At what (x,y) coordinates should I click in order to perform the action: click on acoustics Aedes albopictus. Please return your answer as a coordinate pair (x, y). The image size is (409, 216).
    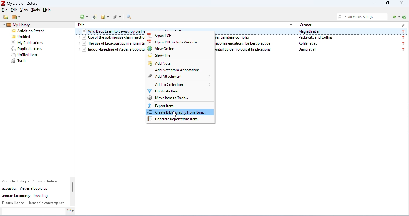
    Looking at the image, I should click on (25, 188).